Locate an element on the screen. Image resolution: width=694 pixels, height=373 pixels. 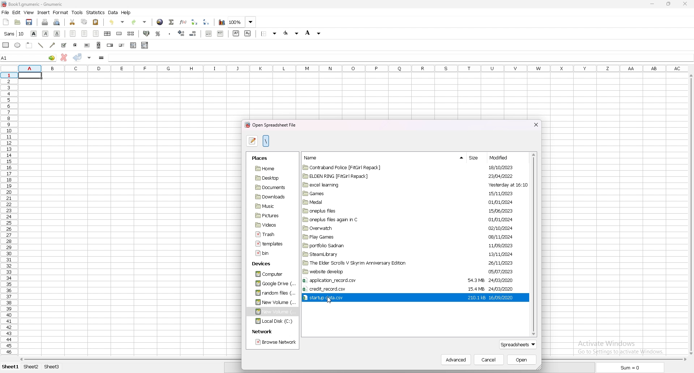
list is located at coordinates (133, 46).